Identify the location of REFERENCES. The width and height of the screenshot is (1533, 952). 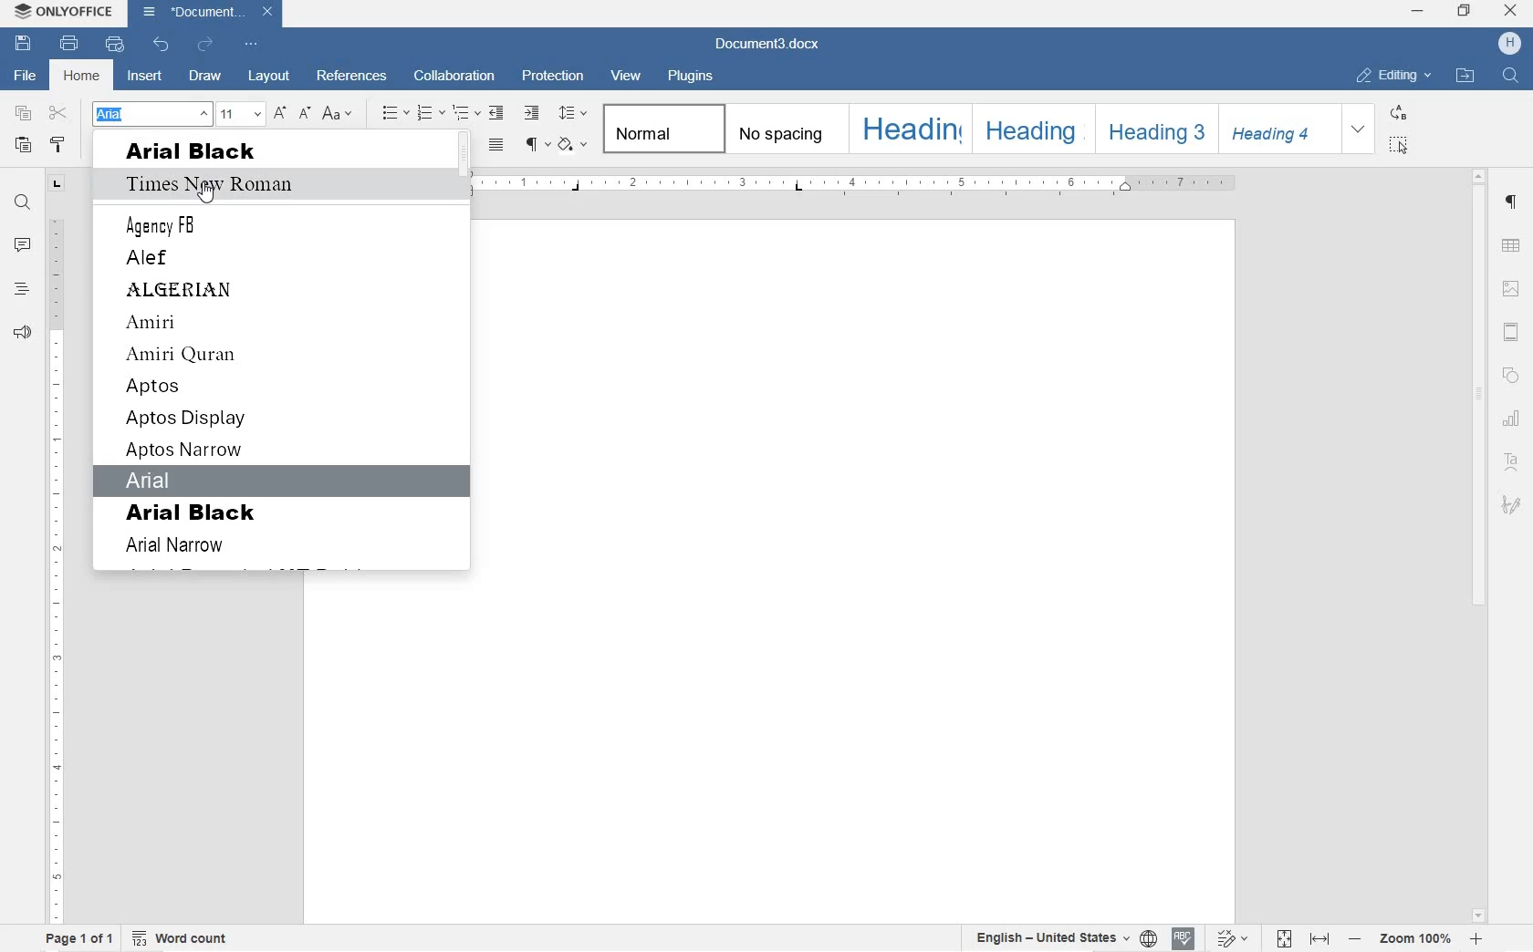
(351, 76).